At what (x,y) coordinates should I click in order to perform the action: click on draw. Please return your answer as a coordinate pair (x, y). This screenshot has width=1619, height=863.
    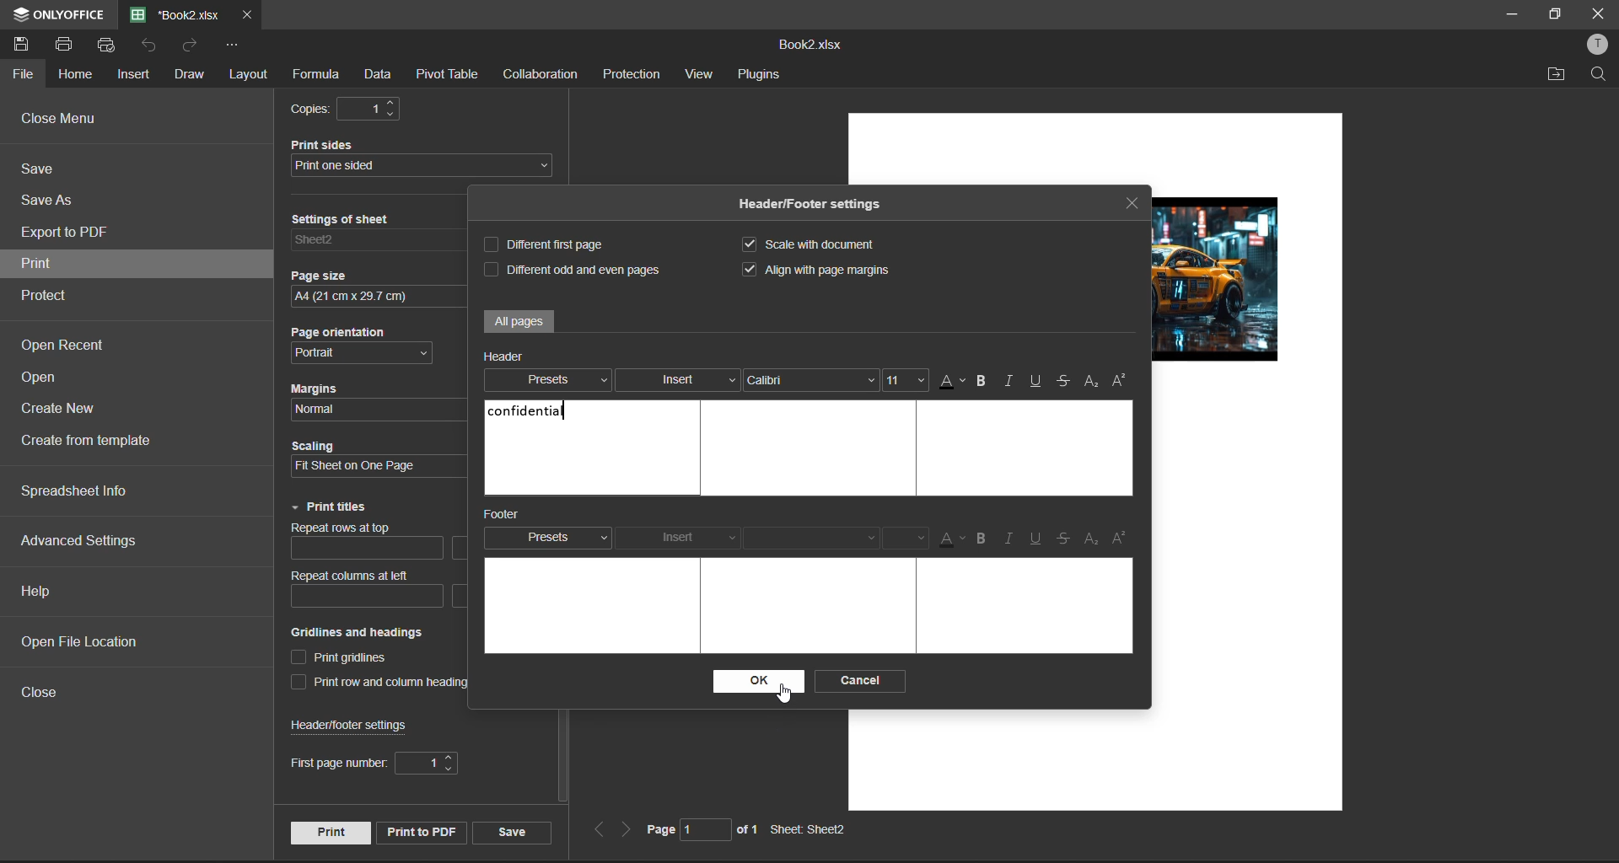
    Looking at the image, I should click on (188, 73).